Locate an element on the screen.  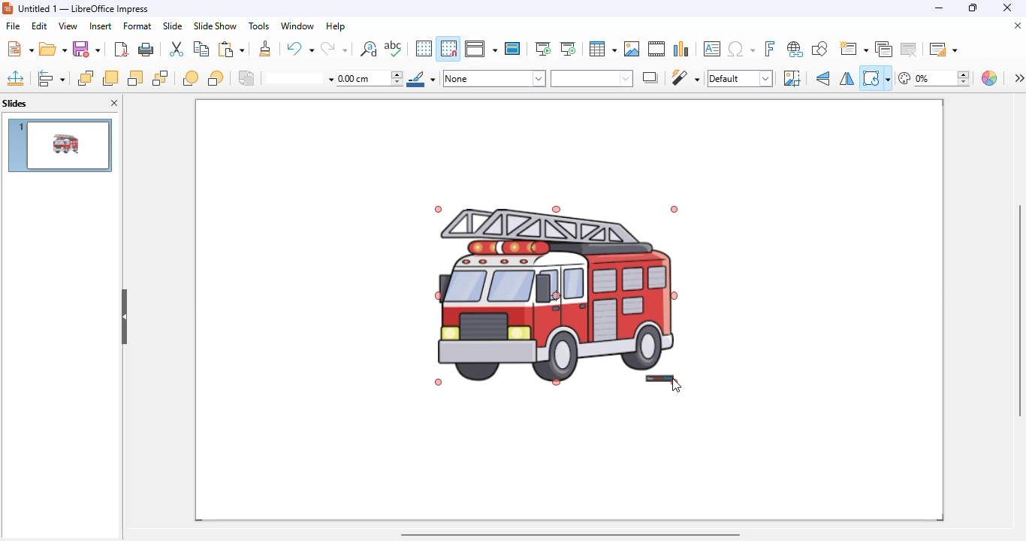
line style is located at coordinates (300, 79).